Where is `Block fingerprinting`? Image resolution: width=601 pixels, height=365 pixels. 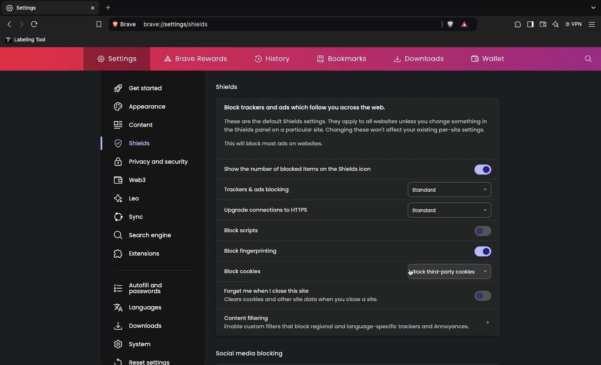
Block fingerprinting is located at coordinates (358, 252).